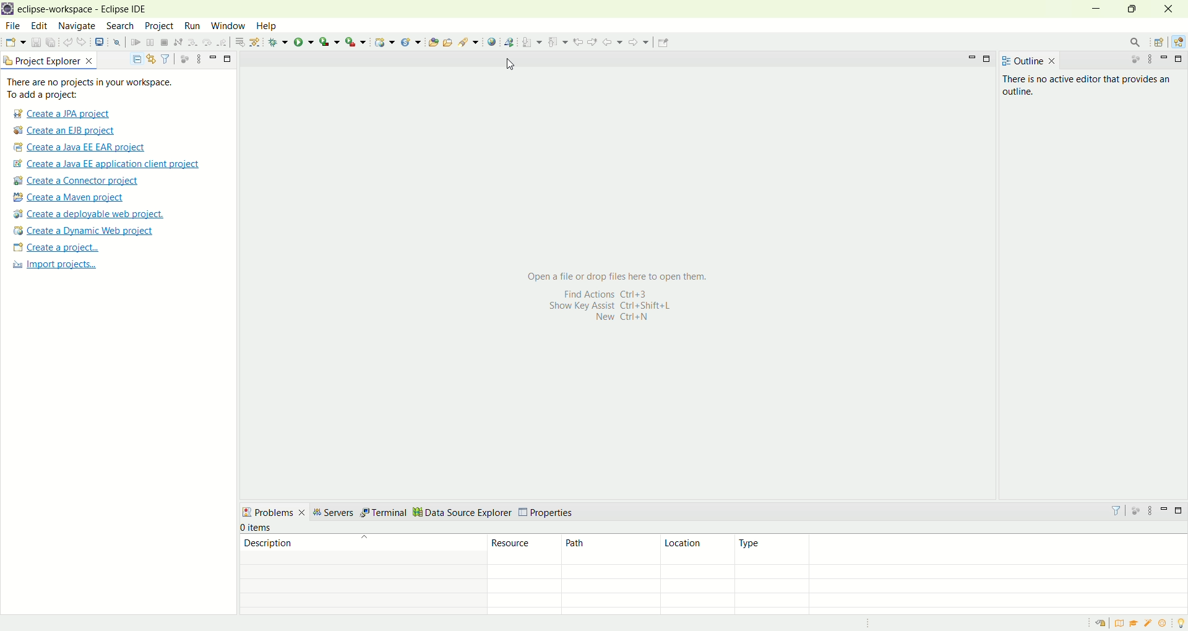  What do you see at coordinates (1134, 624) in the screenshot?
I see `tutorials` at bounding box center [1134, 624].